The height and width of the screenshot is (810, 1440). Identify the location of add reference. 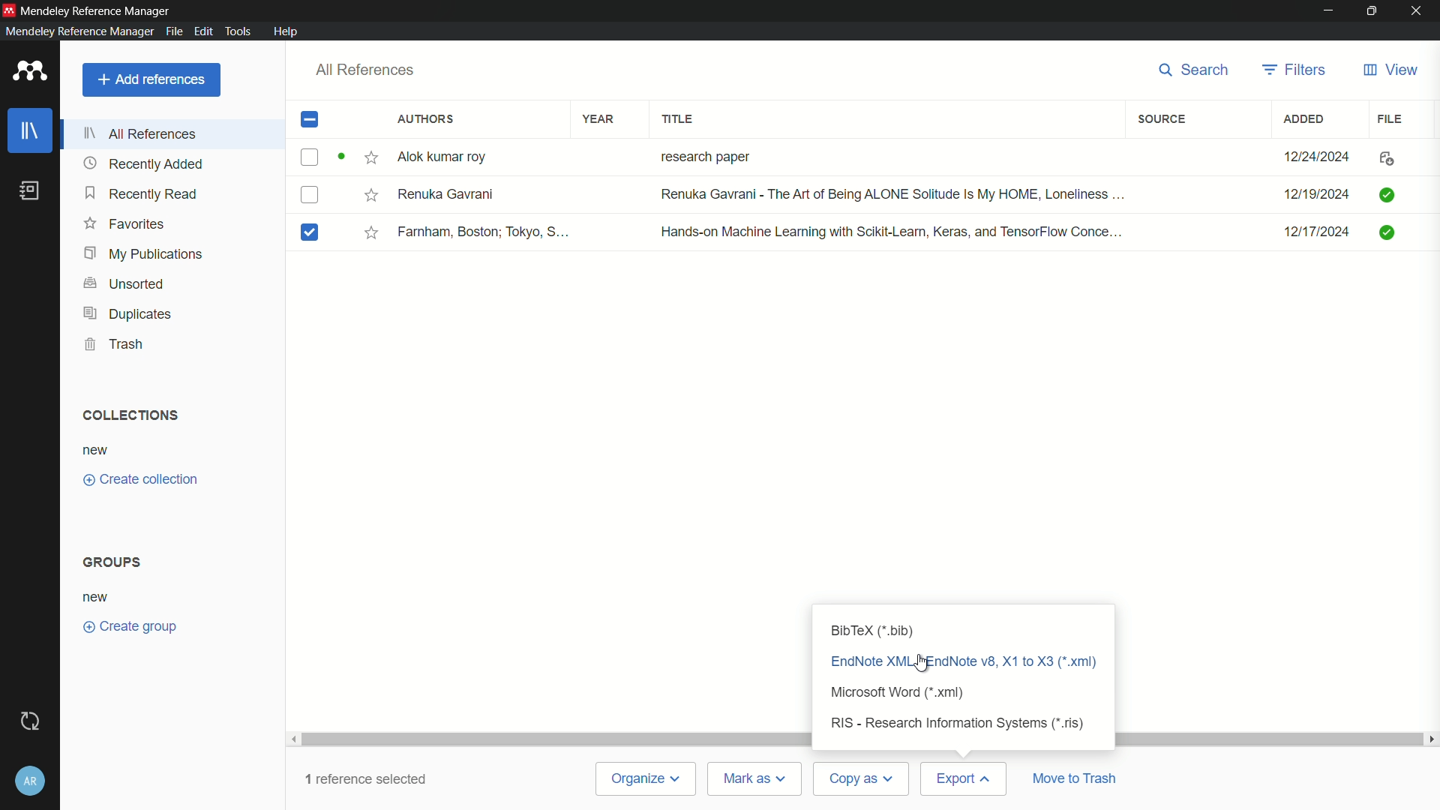
(151, 79).